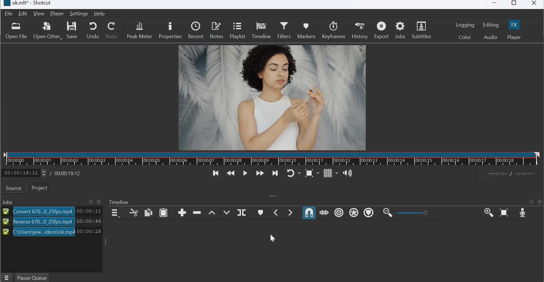 The width and height of the screenshot is (544, 282). Describe the element at coordinates (195, 29) in the screenshot. I see `Recent` at that location.